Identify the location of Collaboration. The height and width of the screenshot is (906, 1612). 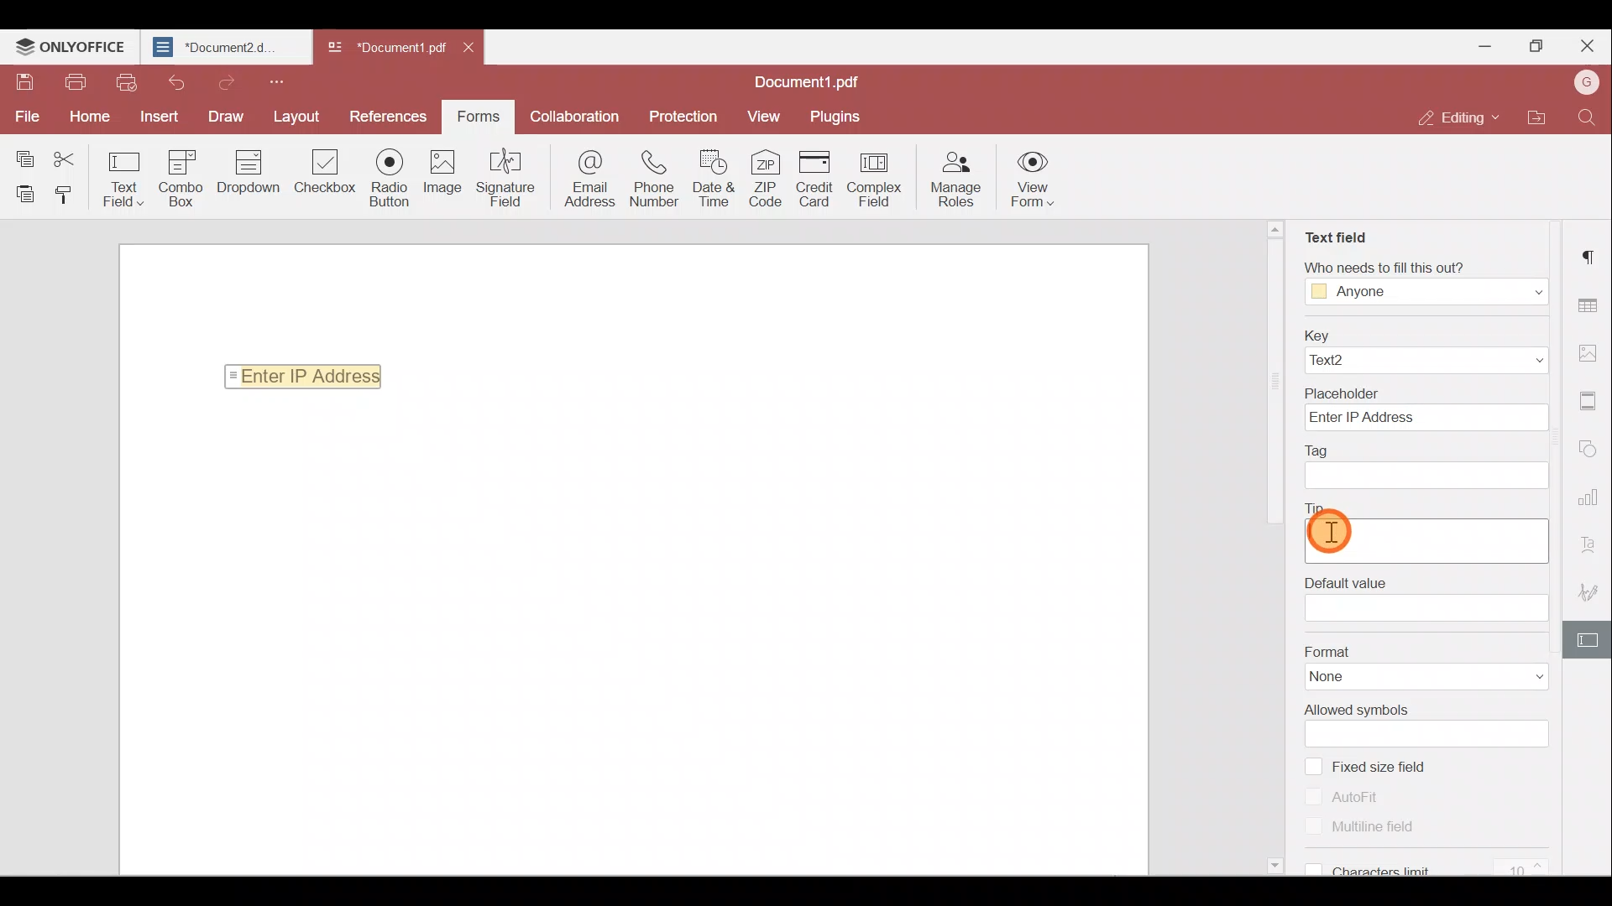
(580, 115).